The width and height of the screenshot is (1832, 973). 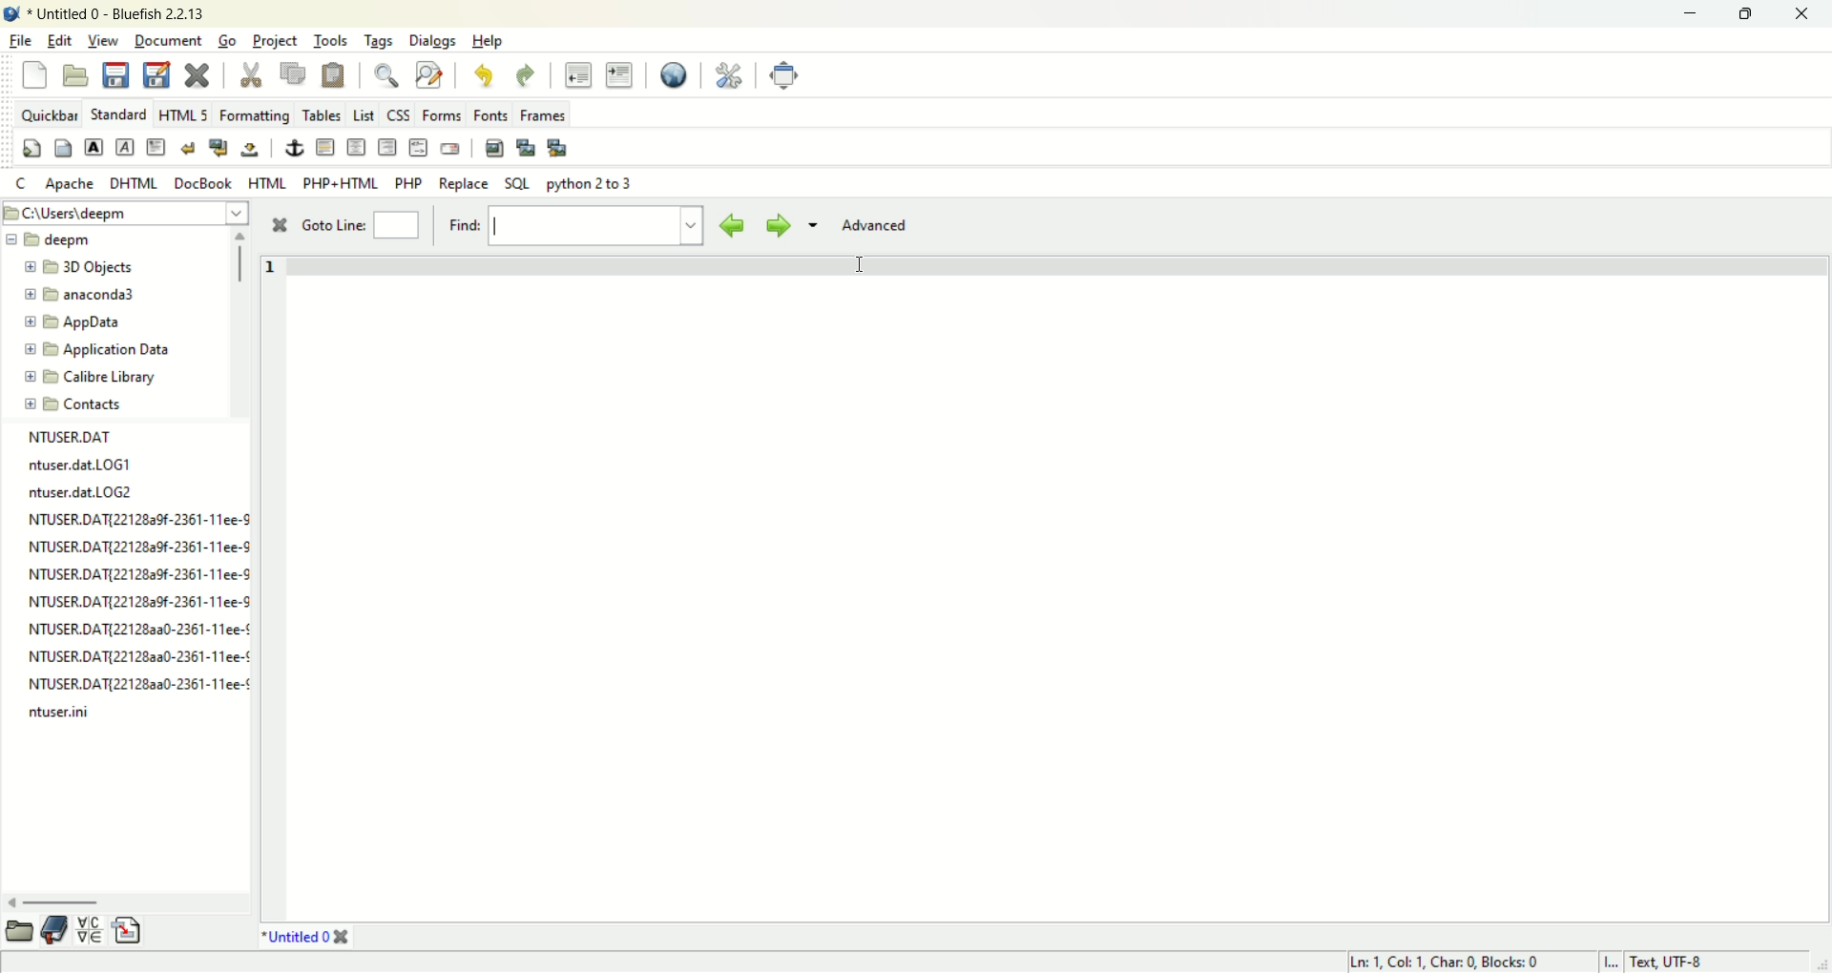 I want to click on HTML comment, so click(x=418, y=148).